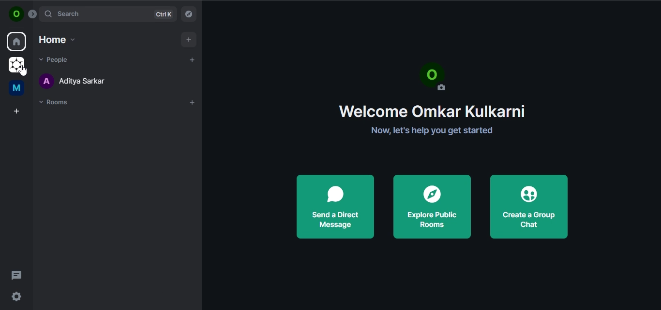  What do you see at coordinates (437, 75) in the screenshot?
I see `profile` at bounding box center [437, 75].